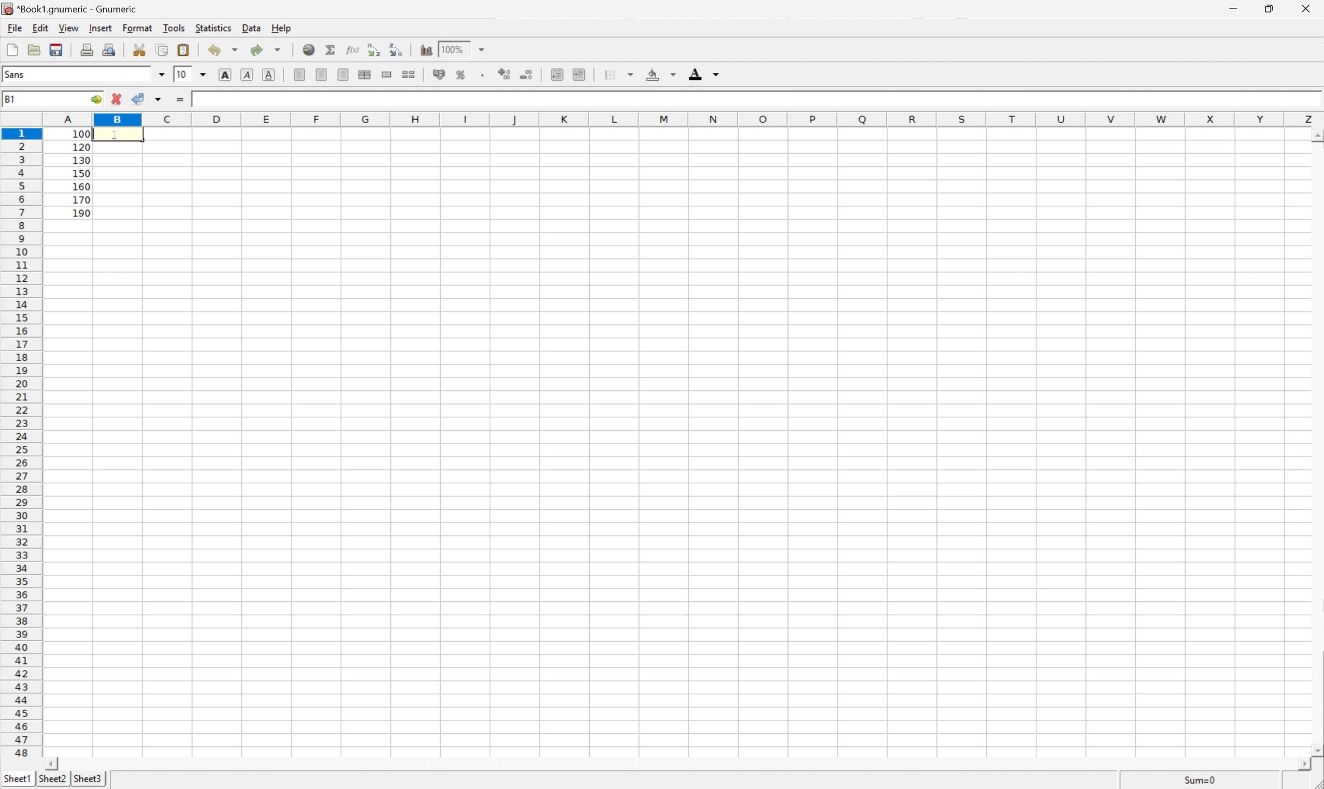 This screenshot has width=1324, height=789. I want to click on Sans, so click(16, 74).